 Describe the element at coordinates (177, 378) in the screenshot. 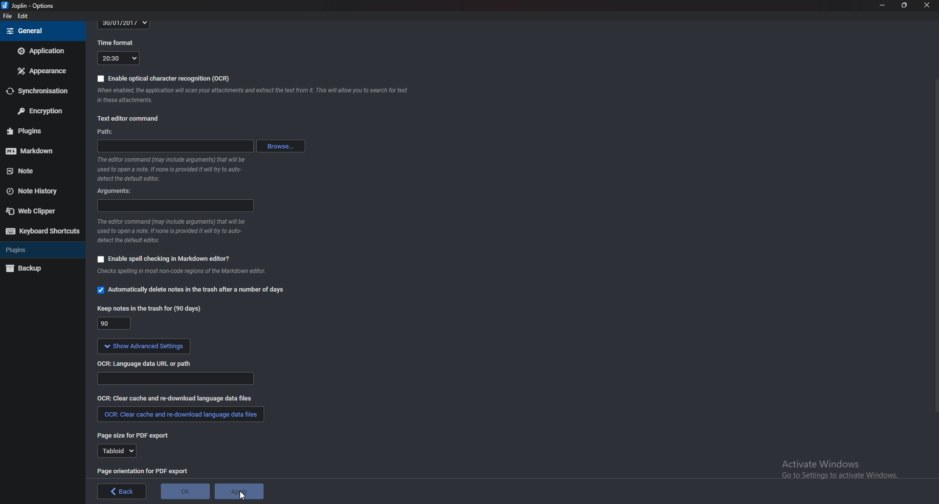

I see `Language data` at that location.